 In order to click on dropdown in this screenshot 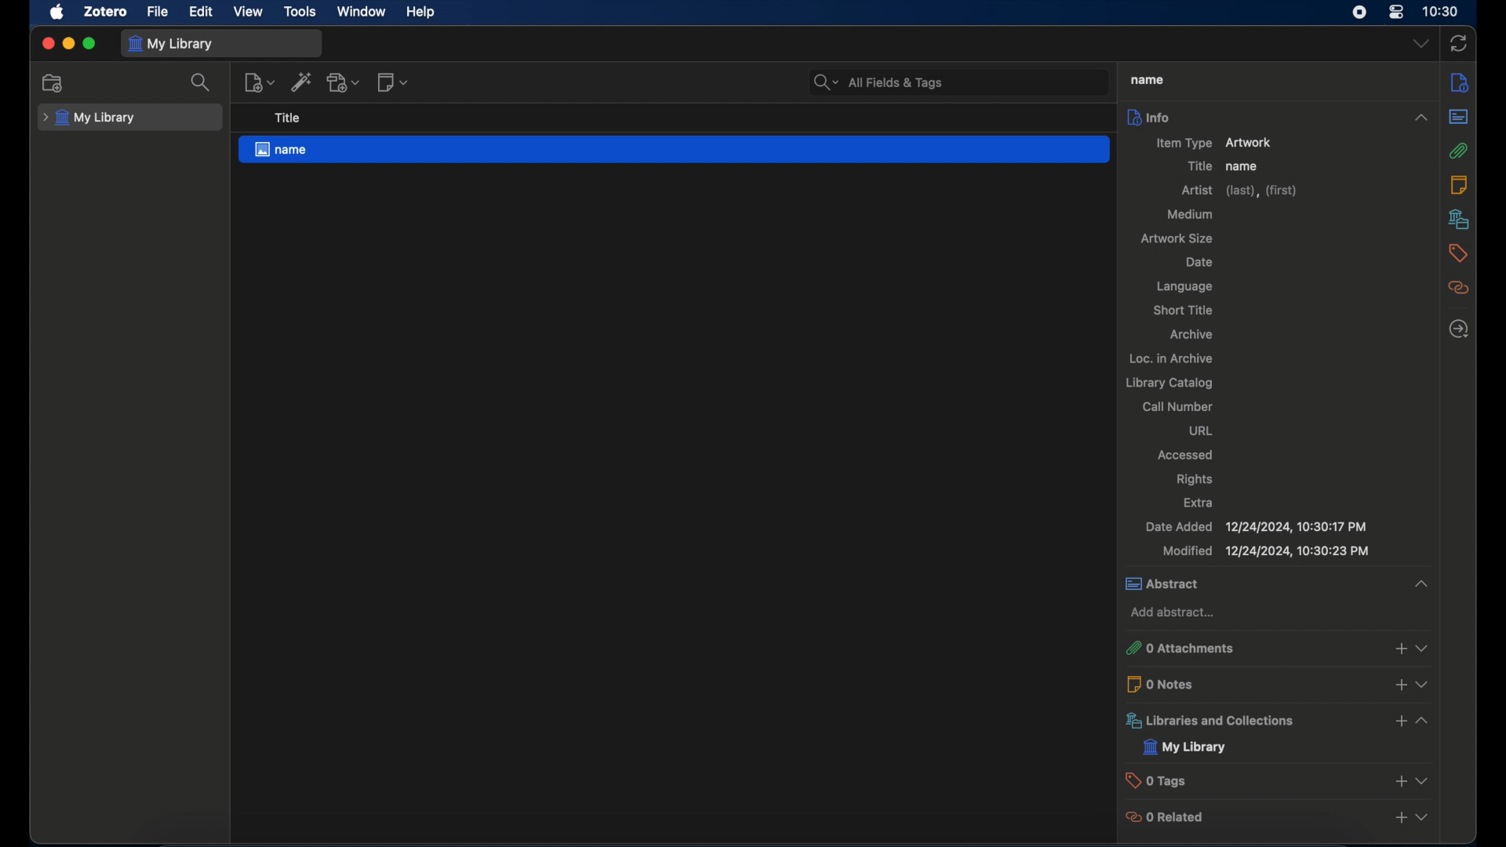, I will do `click(1421, 43)`.